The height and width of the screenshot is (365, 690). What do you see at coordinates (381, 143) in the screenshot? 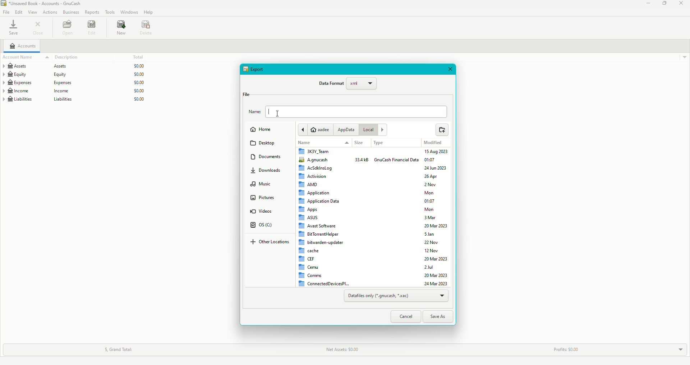
I see `Type` at bounding box center [381, 143].